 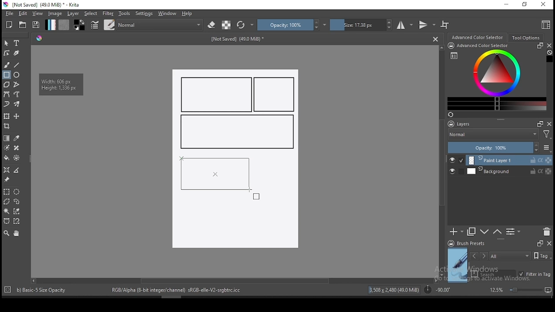 What do you see at coordinates (544, 5) in the screenshot?
I see ` close window` at bounding box center [544, 5].